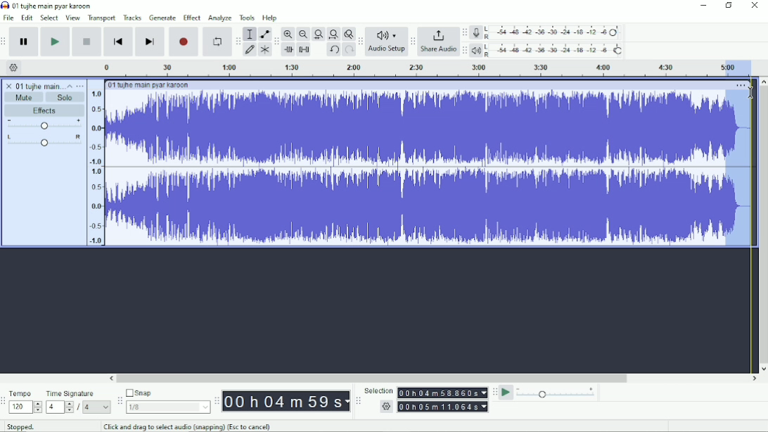 This screenshot has width=768, height=432. Describe the element at coordinates (8, 85) in the screenshot. I see `close` at that location.